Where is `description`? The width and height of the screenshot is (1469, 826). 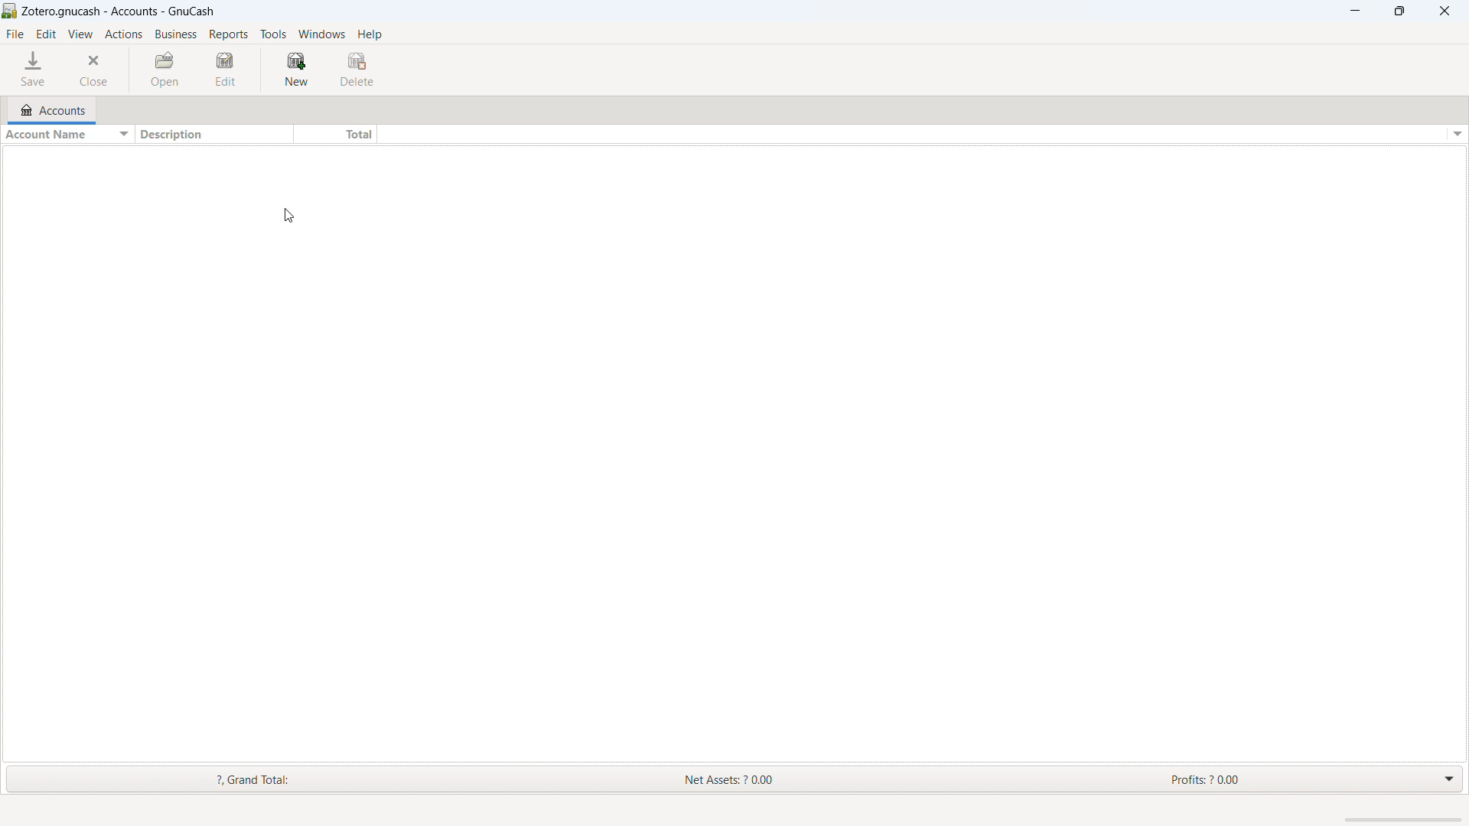
description is located at coordinates (210, 135).